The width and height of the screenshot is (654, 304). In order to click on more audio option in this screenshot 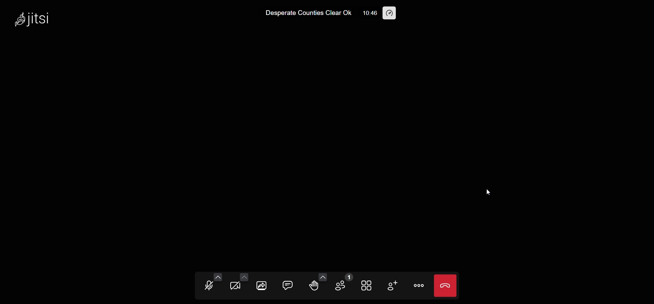, I will do `click(216, 276)`.